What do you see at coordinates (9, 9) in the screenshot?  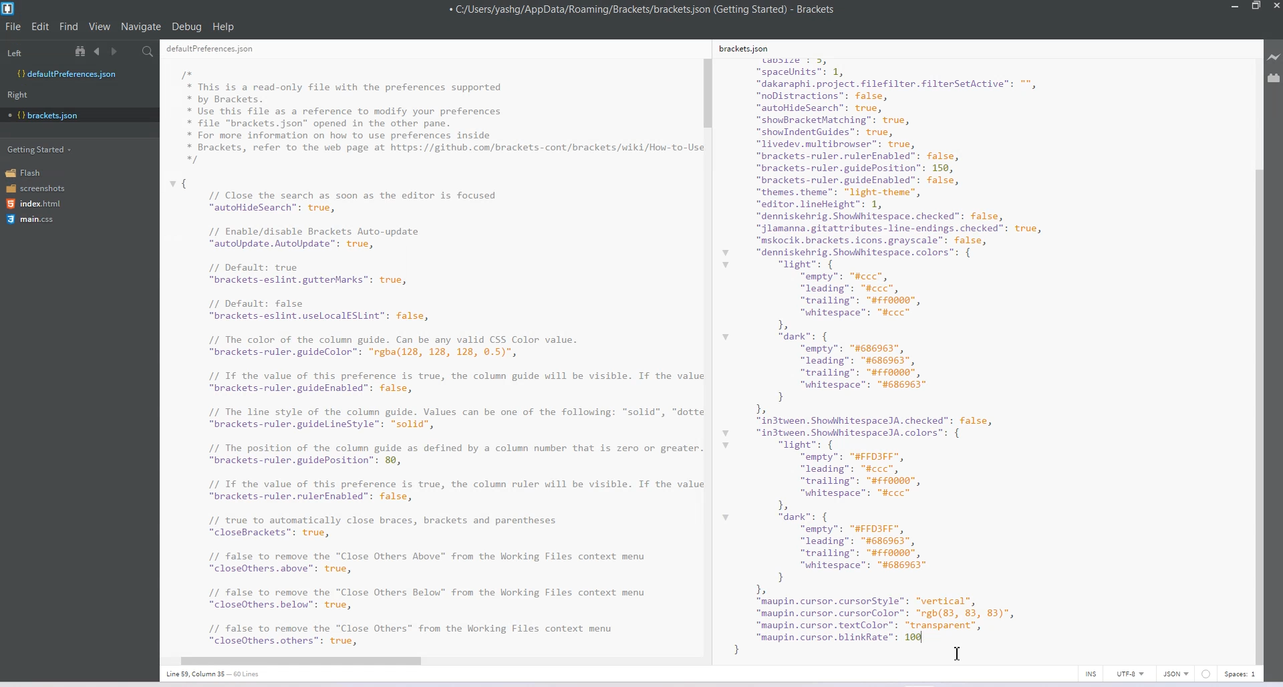 I see `Logo` at bounding box center [9, 9].